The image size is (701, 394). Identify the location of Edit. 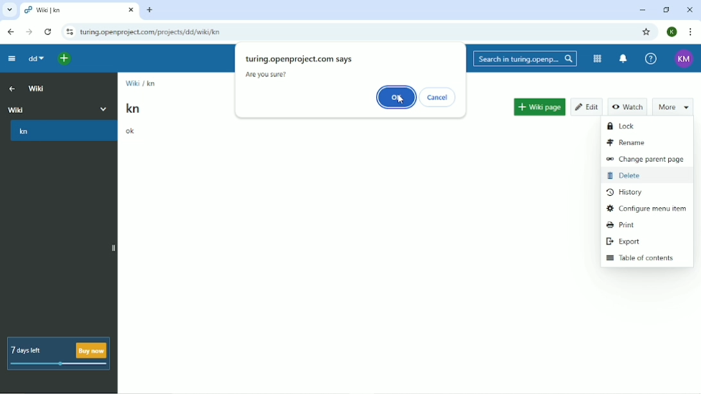
(587, 103).